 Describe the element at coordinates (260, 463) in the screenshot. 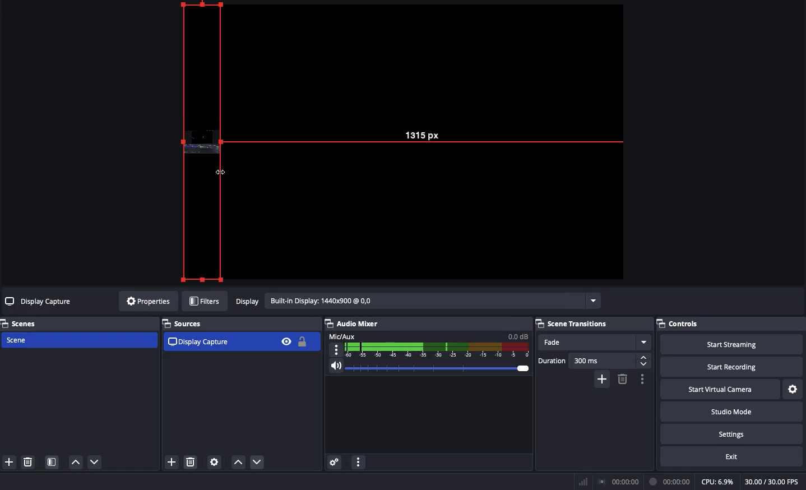

I see `Down` at that location.